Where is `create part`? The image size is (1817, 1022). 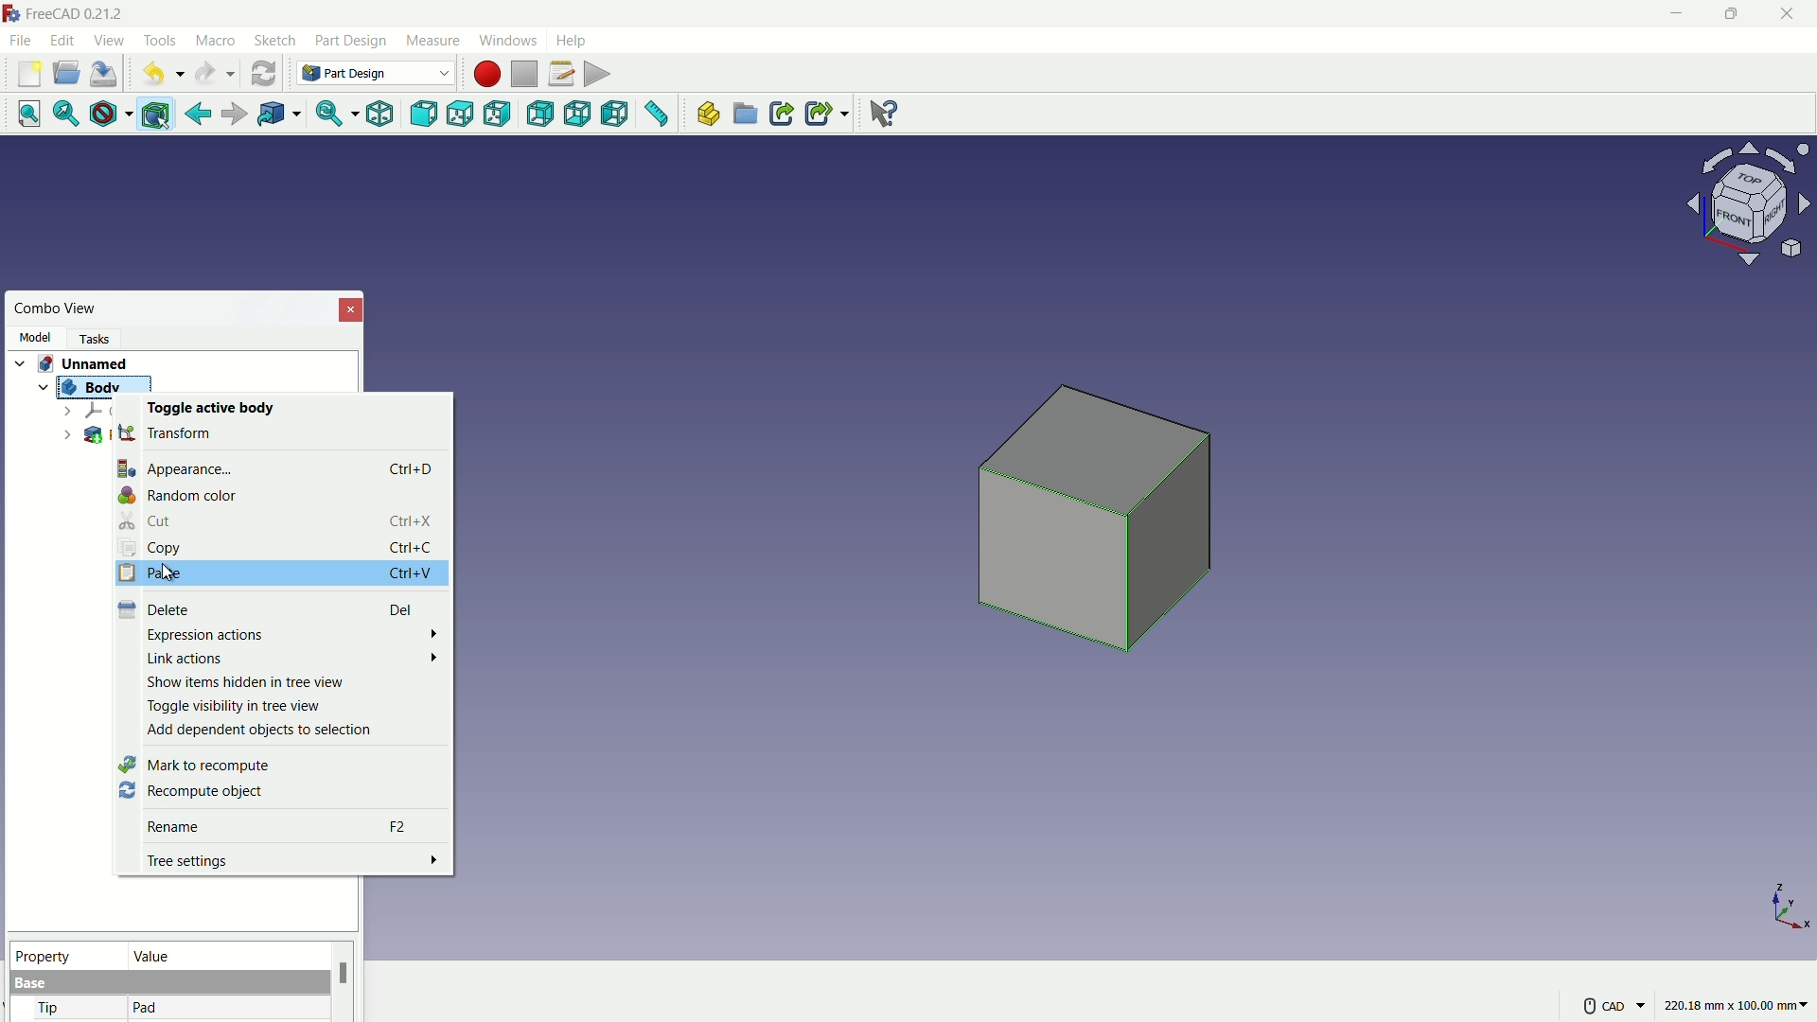
create part is located at coordinates (706, 115).